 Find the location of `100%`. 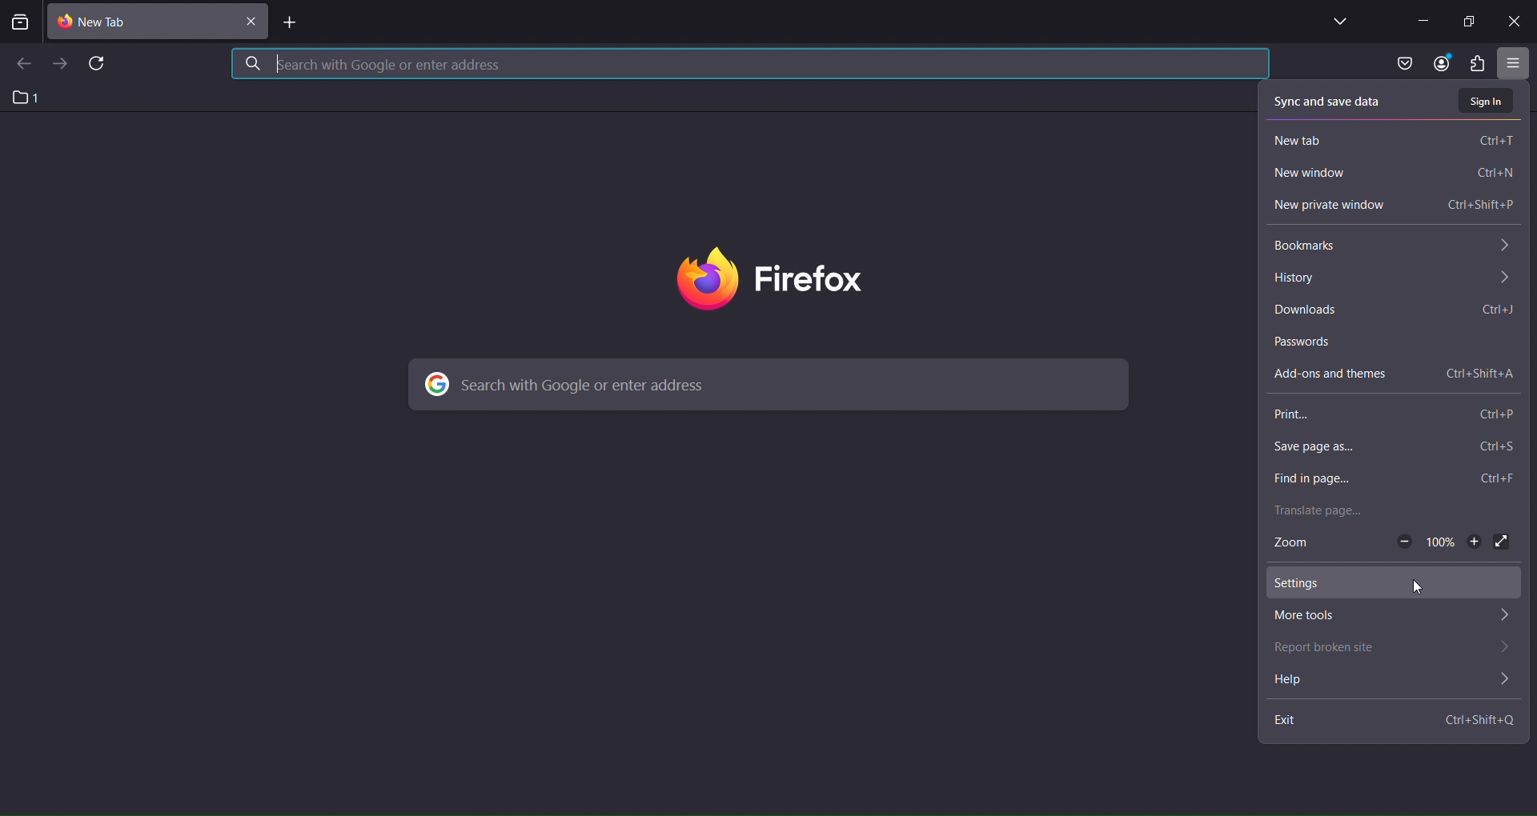

100% is located at coordinates (1440, 544).